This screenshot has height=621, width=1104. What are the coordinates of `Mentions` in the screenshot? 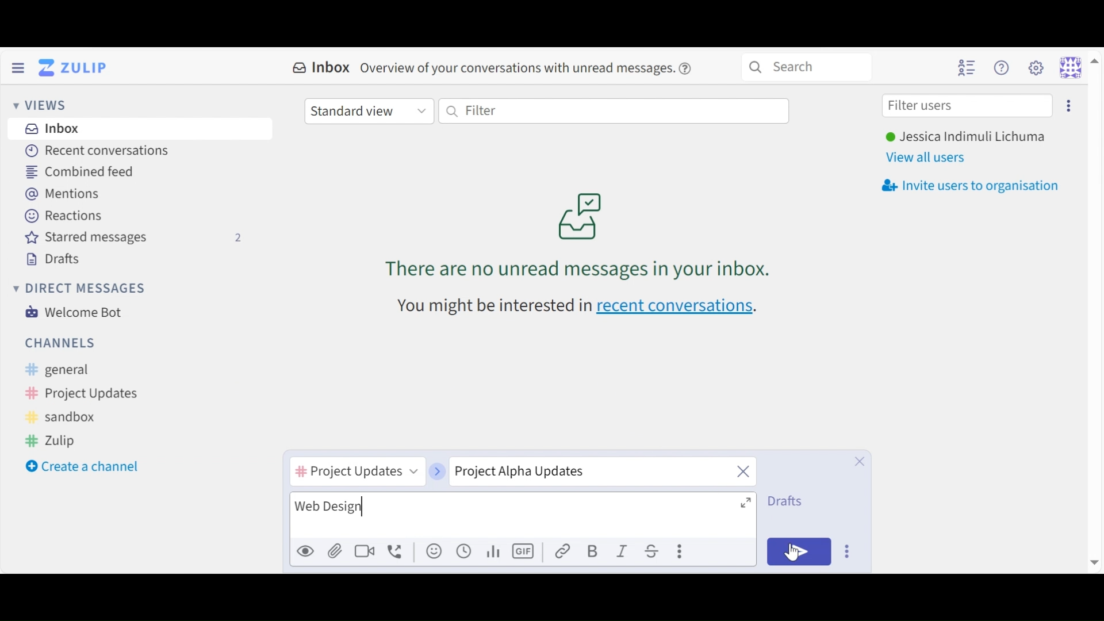 It's located at (63, 193).